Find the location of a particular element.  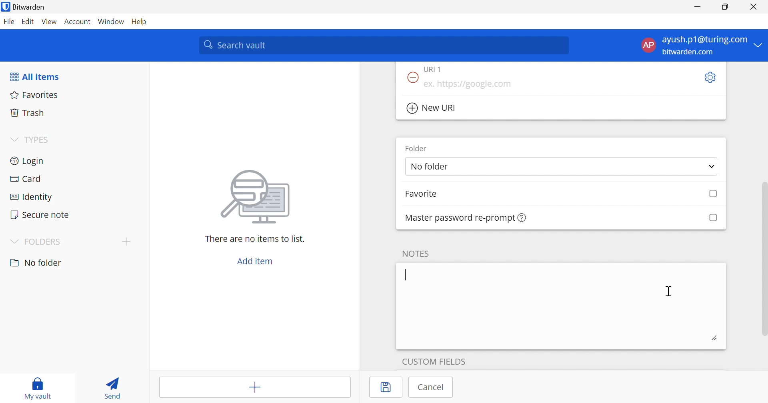

New URI is located at coordinates (432, 108).